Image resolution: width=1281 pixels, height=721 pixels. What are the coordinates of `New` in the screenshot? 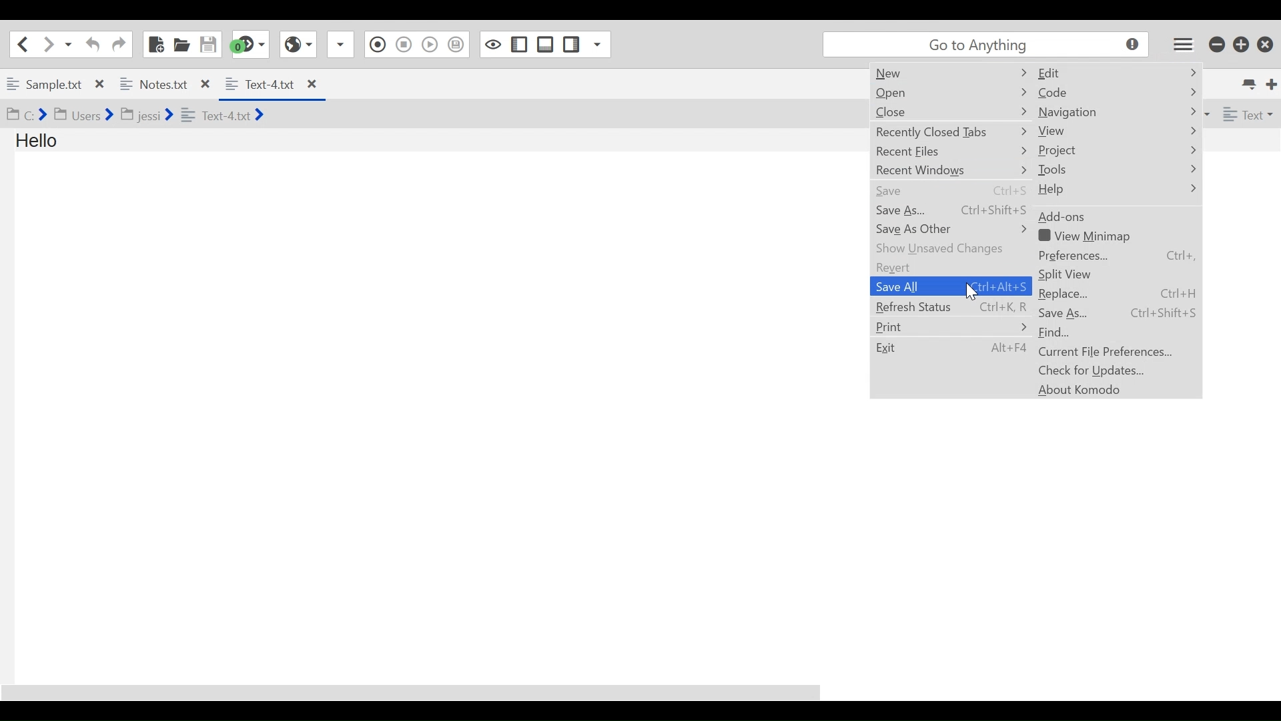 It's located at (952, 72).